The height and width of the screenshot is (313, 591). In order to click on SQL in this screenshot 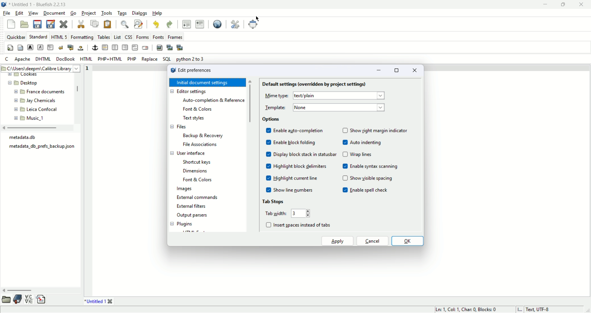, I will do `click(167, 60)`.